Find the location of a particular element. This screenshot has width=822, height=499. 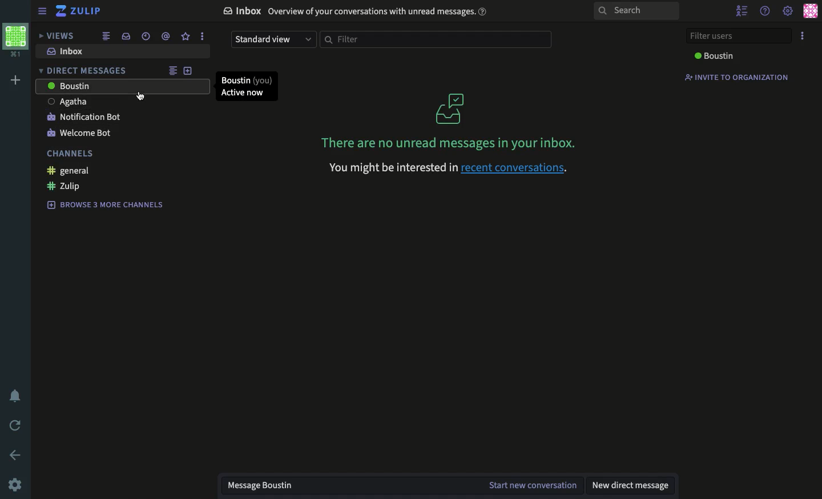

recent conversations is located at coordinates (517, 168).